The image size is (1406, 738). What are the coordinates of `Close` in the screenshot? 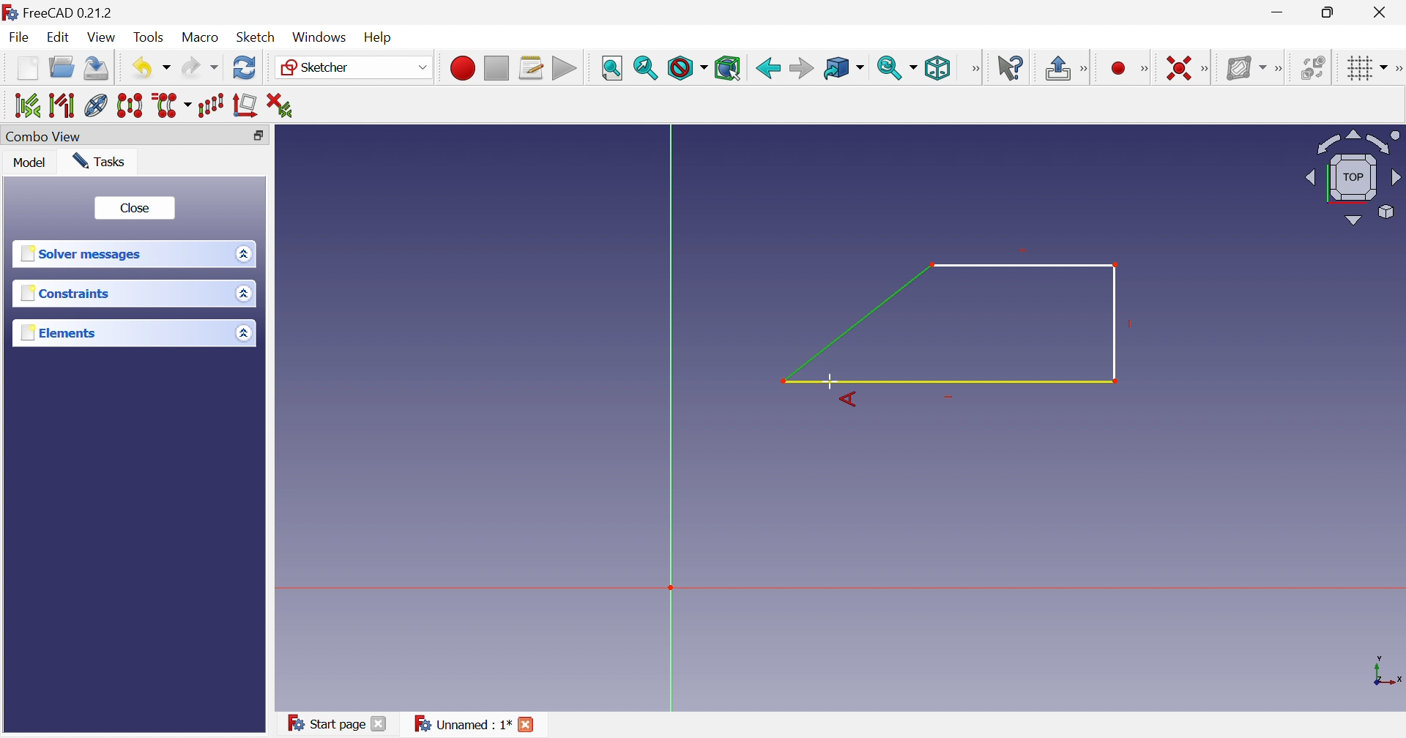 It's located at (1383, 12).